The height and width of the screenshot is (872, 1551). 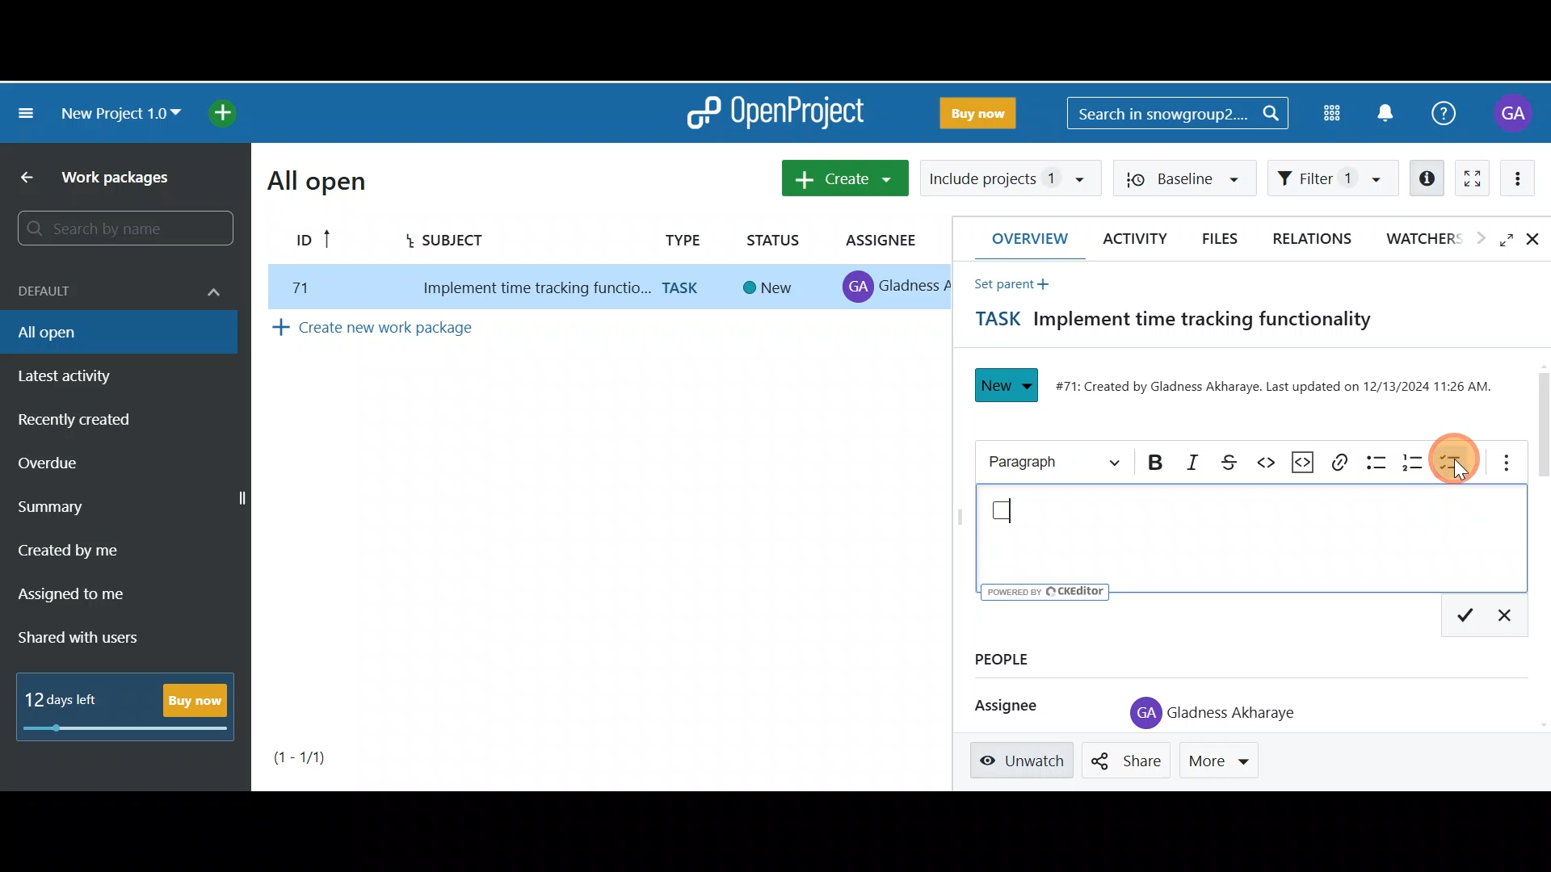 What do you see at coordinates (1307, 460) in the screenshot?
I see `Code snippet` at bounding box center [1307, 460].